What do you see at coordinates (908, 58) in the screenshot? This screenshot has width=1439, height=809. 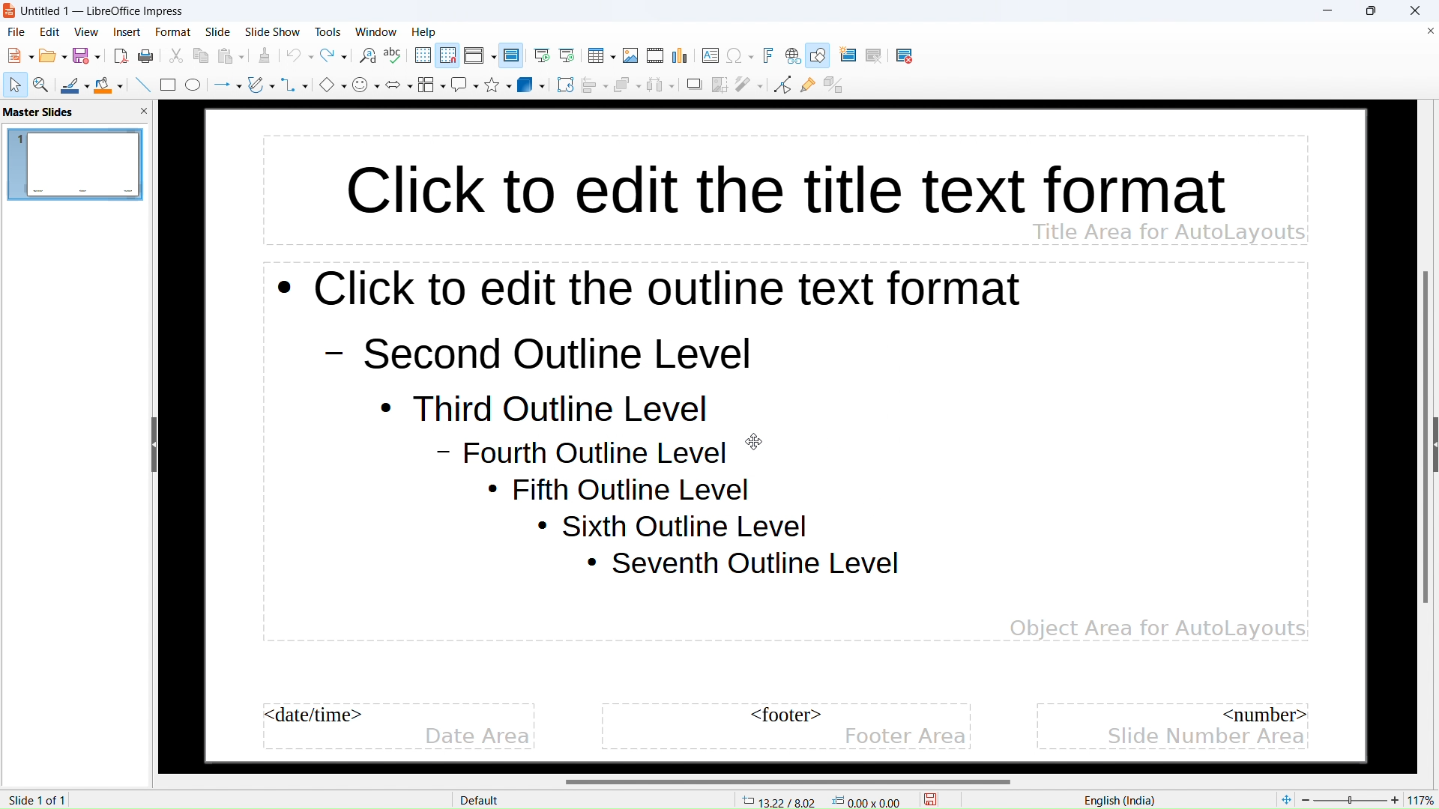 I see `delete slide` at bounding box center [908, 58].